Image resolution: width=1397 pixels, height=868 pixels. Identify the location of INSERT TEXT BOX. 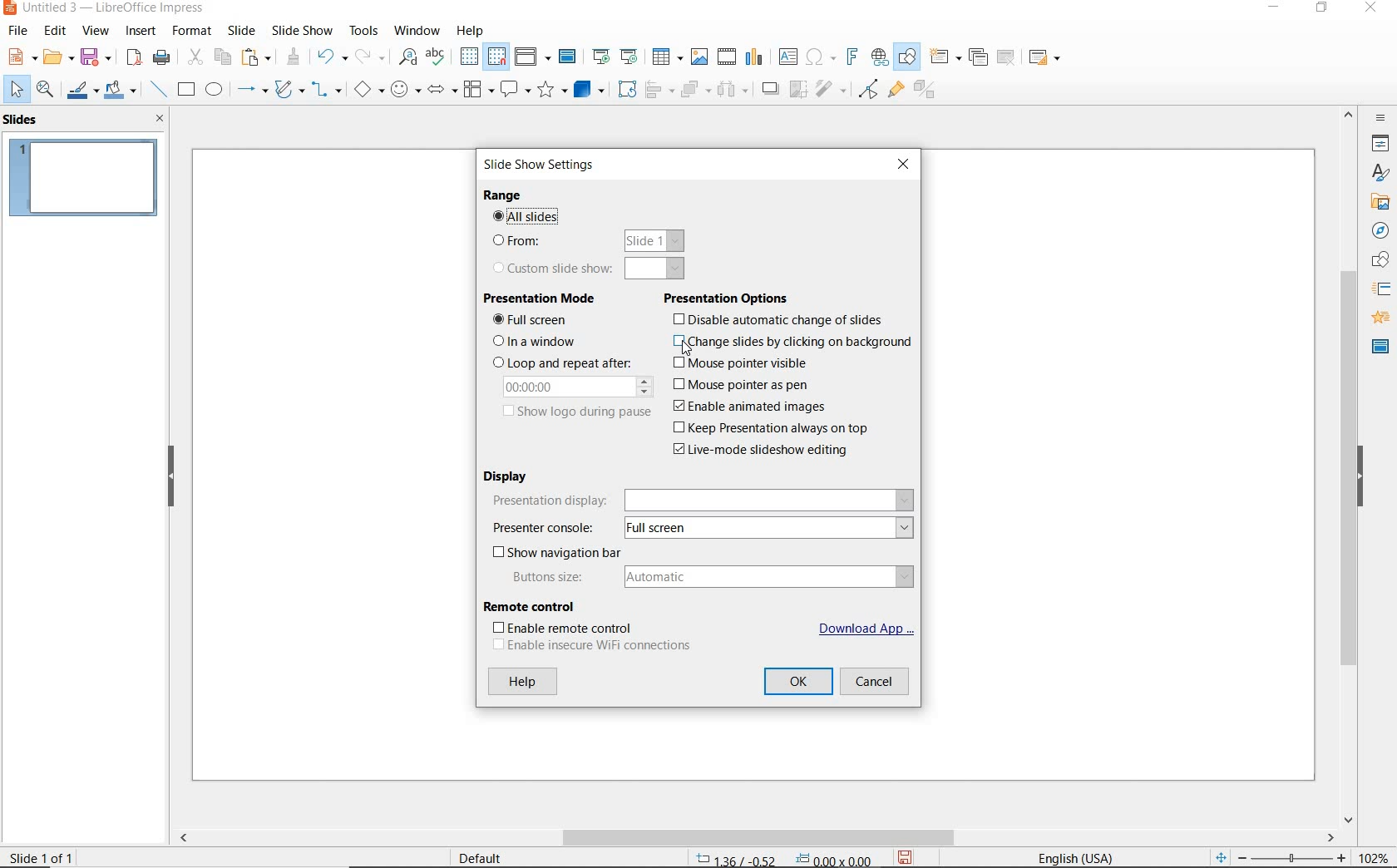
(789, 57).